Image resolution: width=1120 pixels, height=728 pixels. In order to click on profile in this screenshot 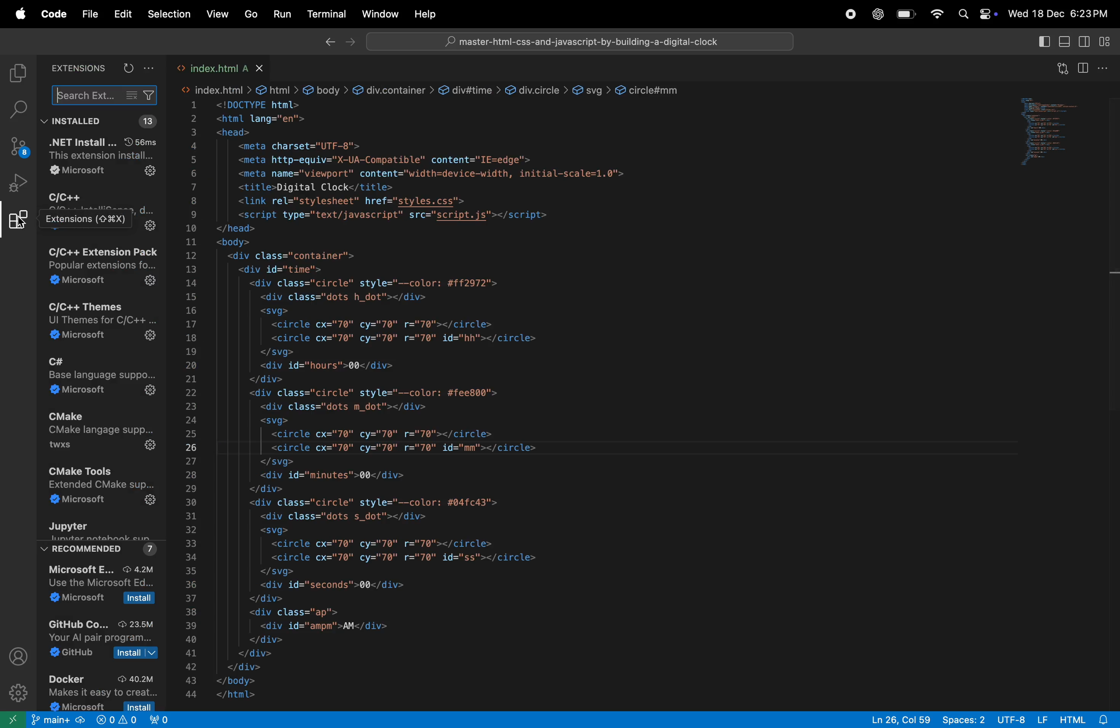, I will do `click(20, 656)`.